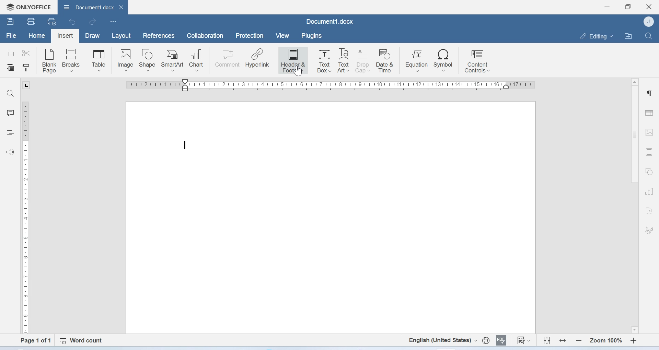  I want to click on Open file location, so click(628, 35).